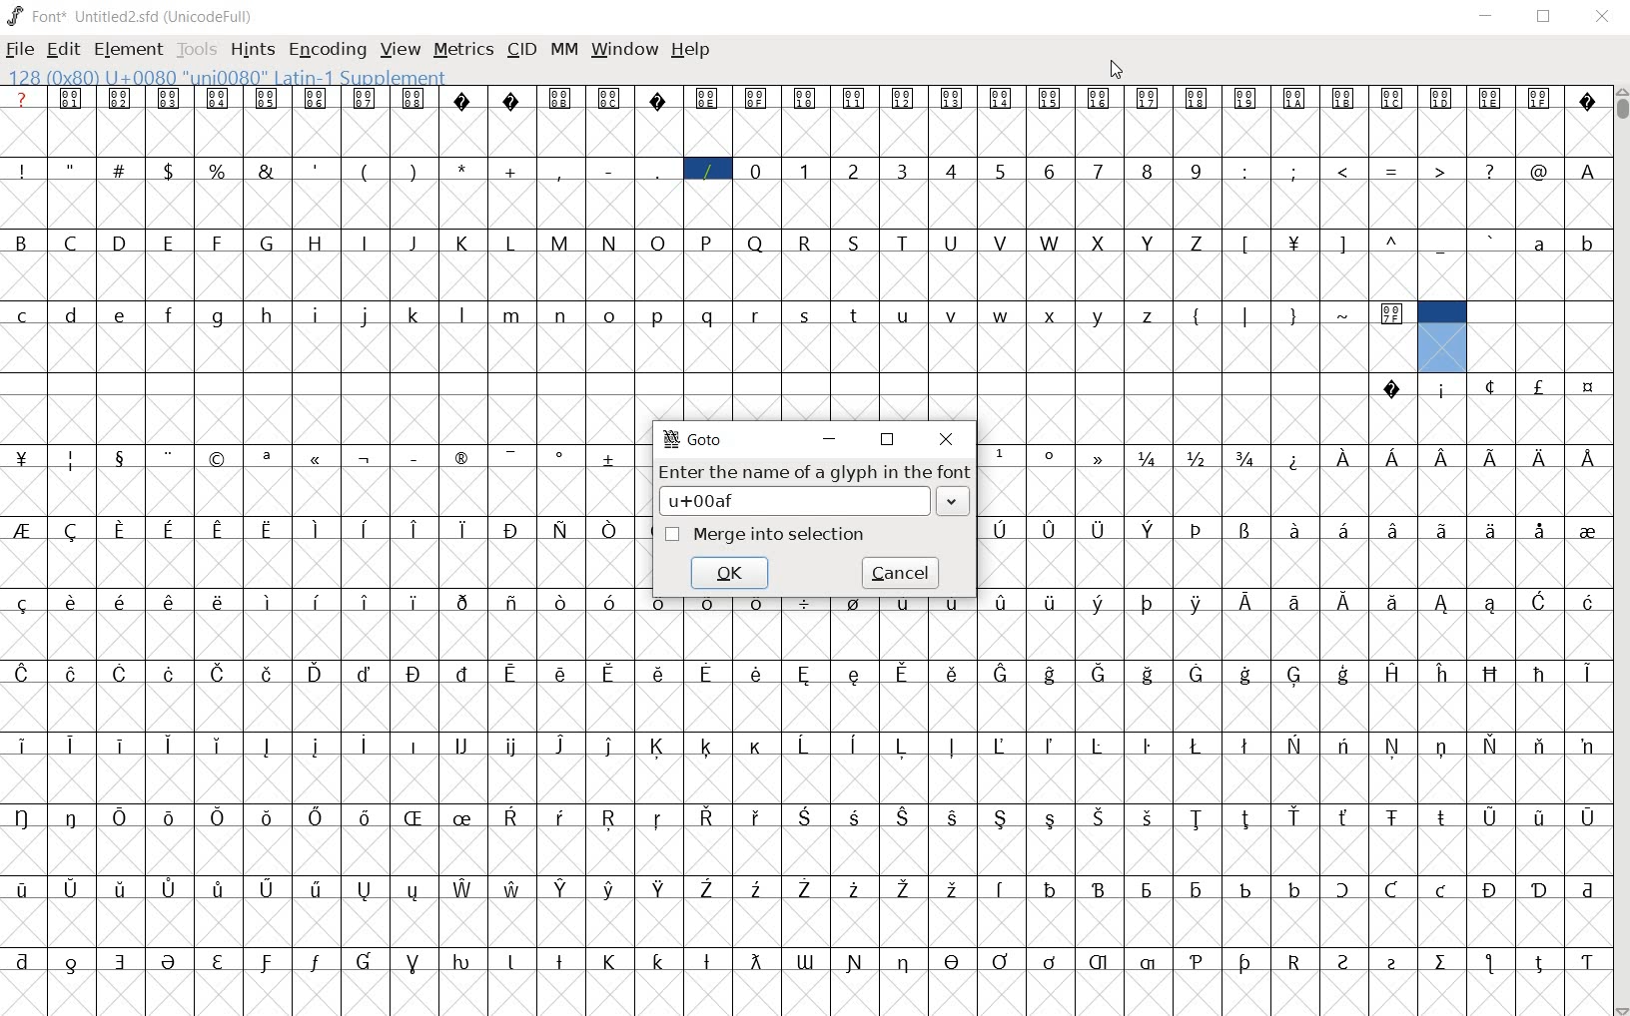 This screenshot has height=1016, width=1630. What do you see at coordinates (1099, 603) in the screenshot?
I see `Symbol` at bounding box center [1099, 603].